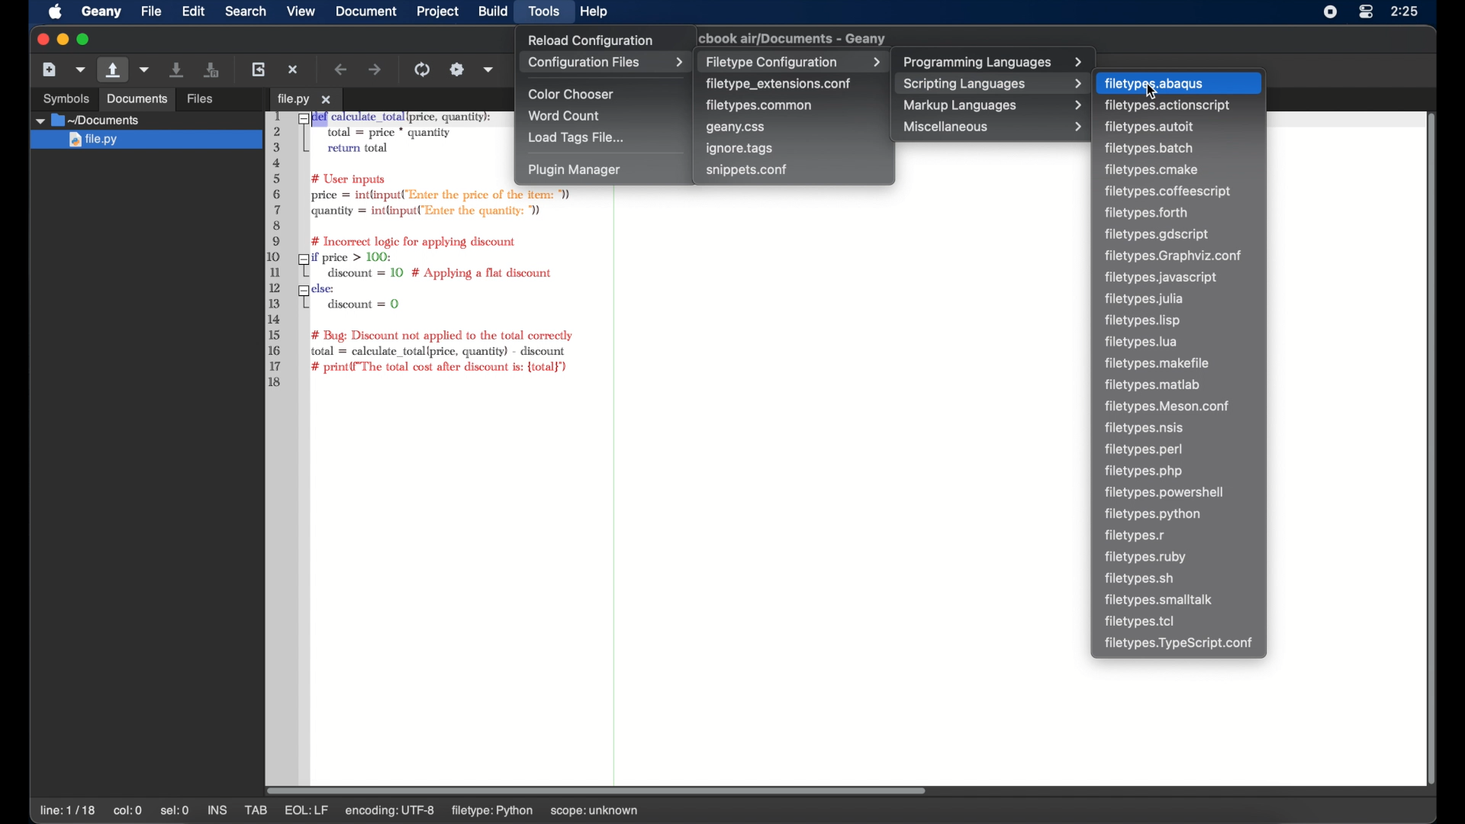  I want to click on open recent file, so click(146, 70).